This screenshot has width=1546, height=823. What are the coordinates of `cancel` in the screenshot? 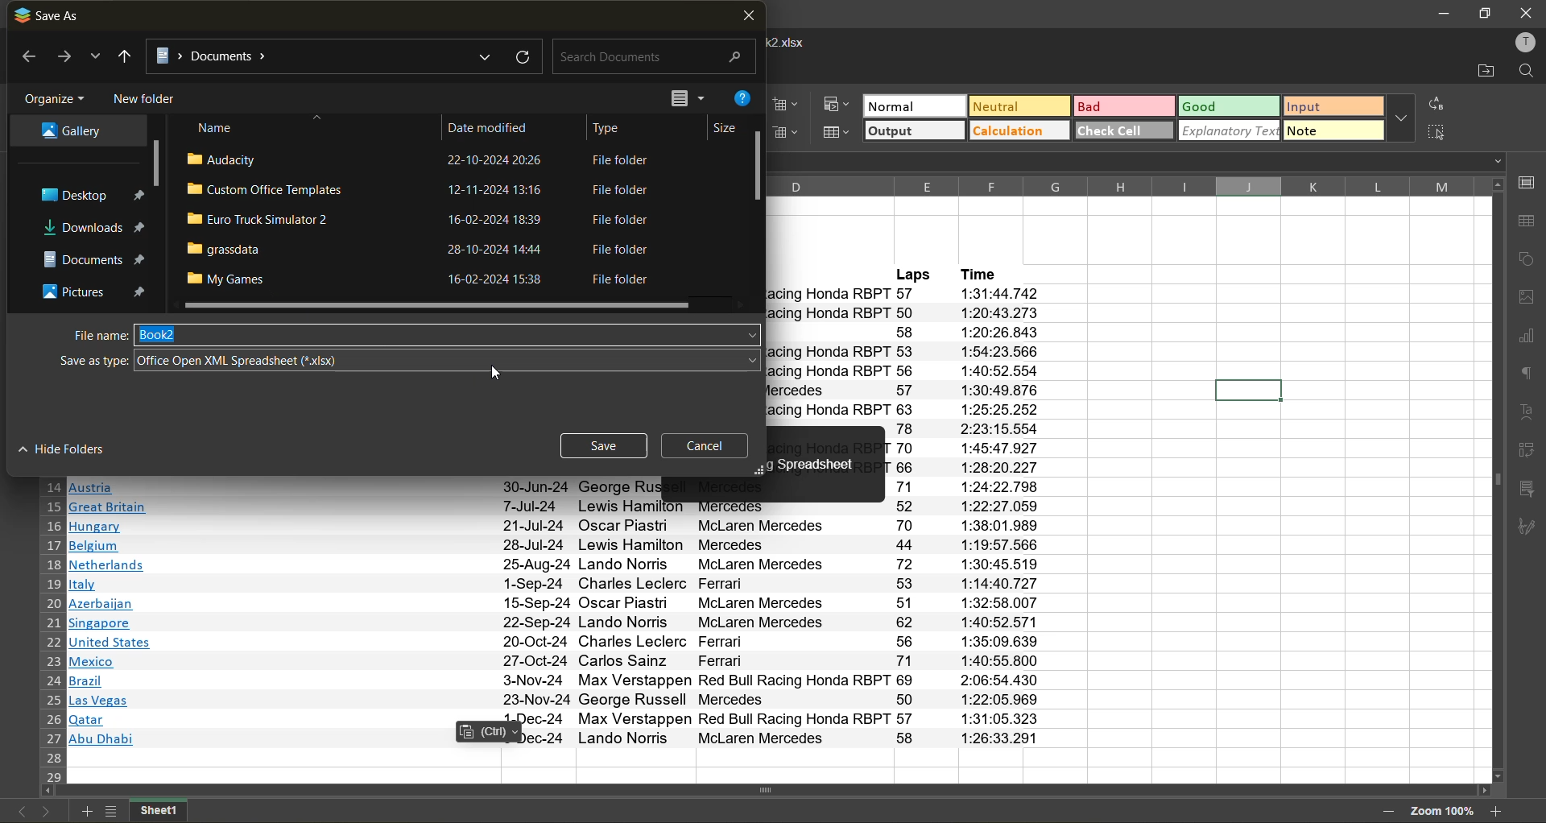 It's located at (712, 445).